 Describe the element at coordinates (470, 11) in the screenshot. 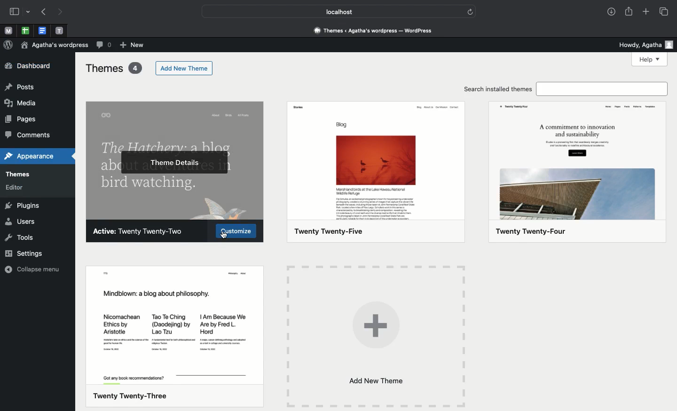

I see `refresh` at that location.